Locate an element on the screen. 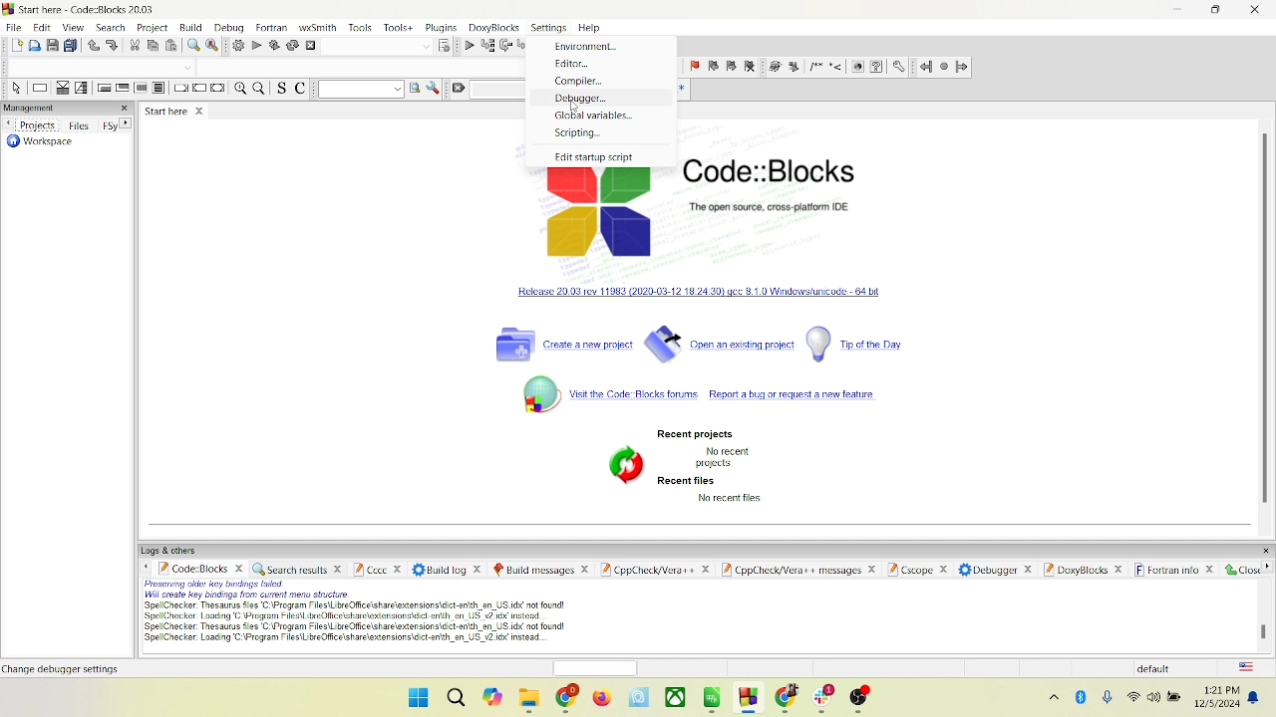 The height and width of the screenshot is (717, 1276). toggle bookmark is located at coordinates (695, 65).